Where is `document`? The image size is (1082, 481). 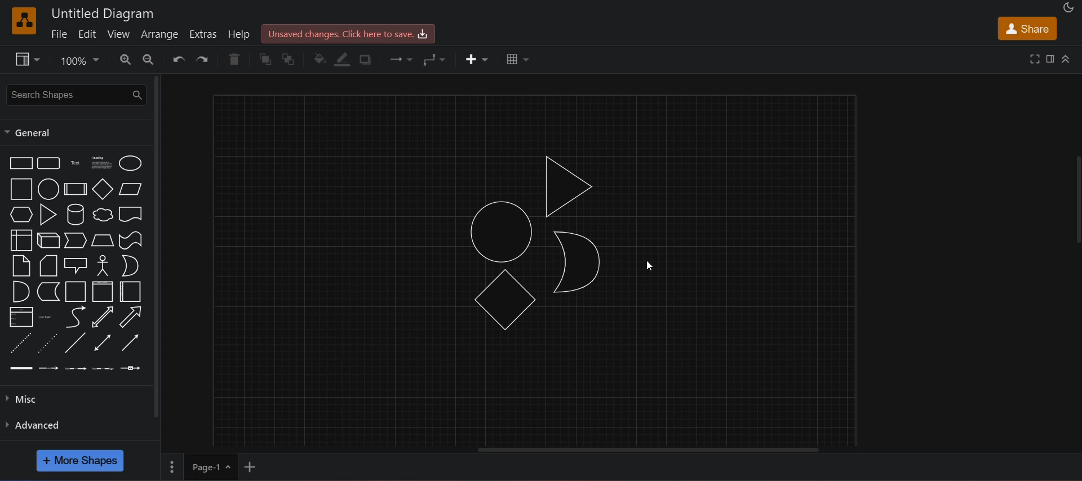 document is located at coordinates (130, 215).